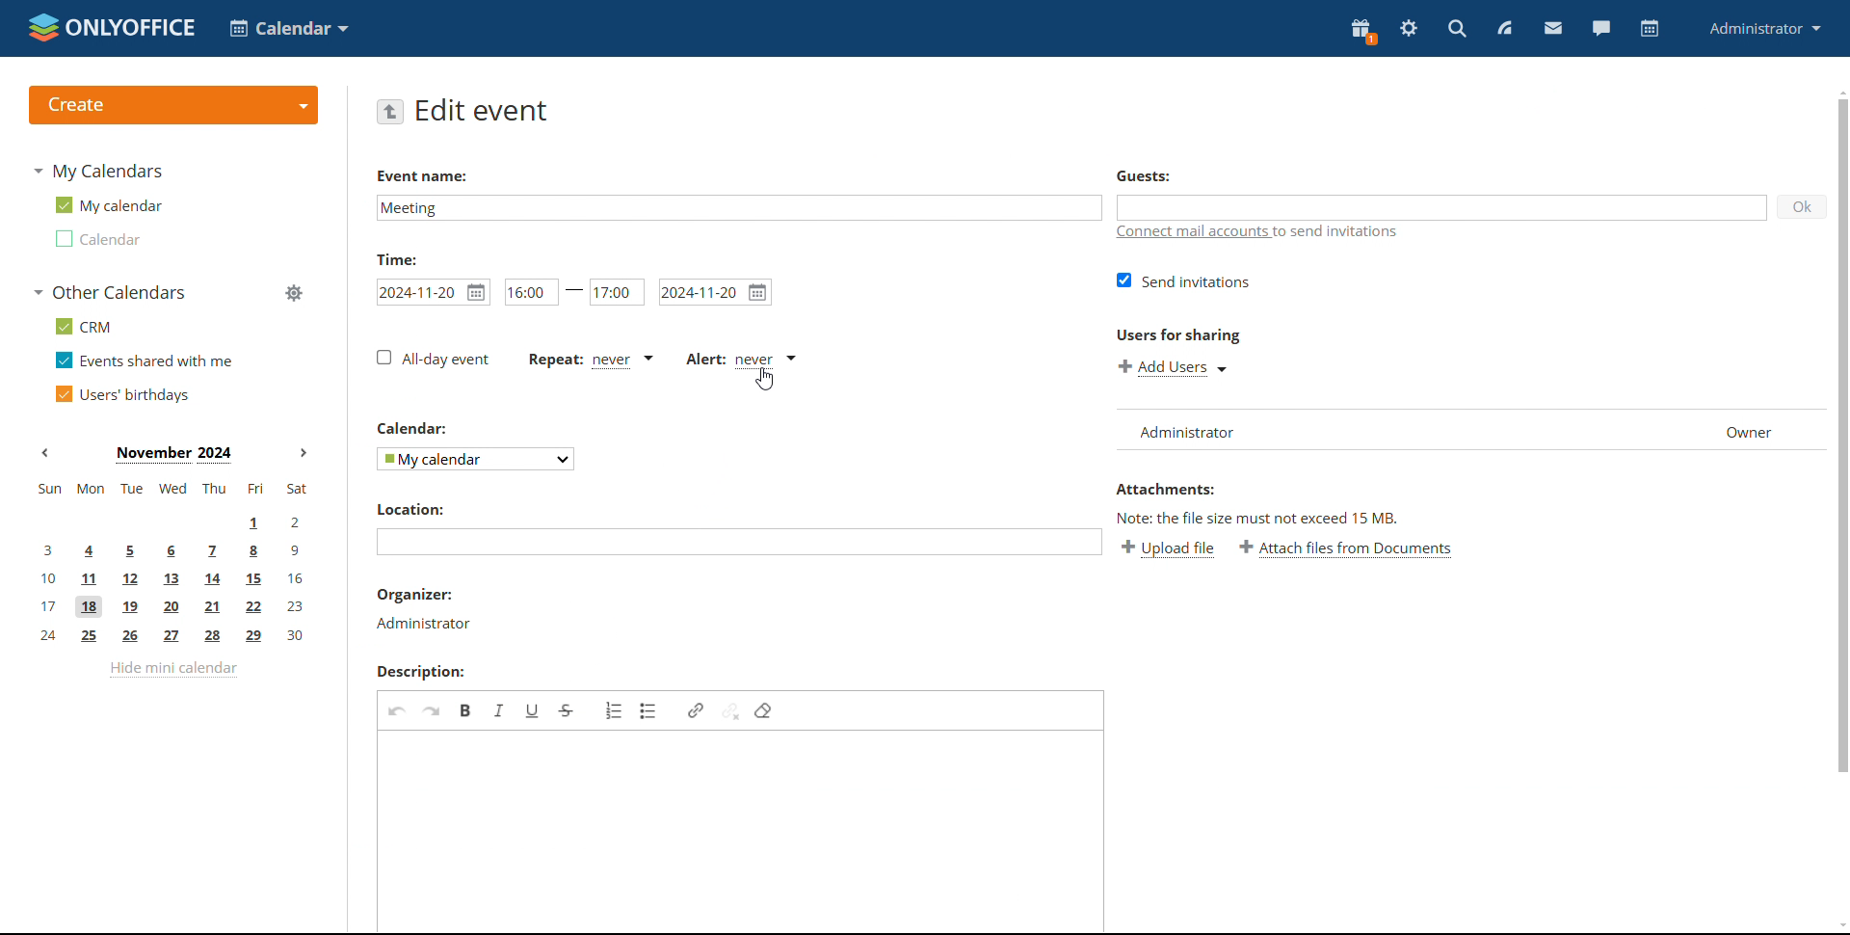 The width and height of the screenshot is (1850, 935). I want to click on crm, so click(80, 326).